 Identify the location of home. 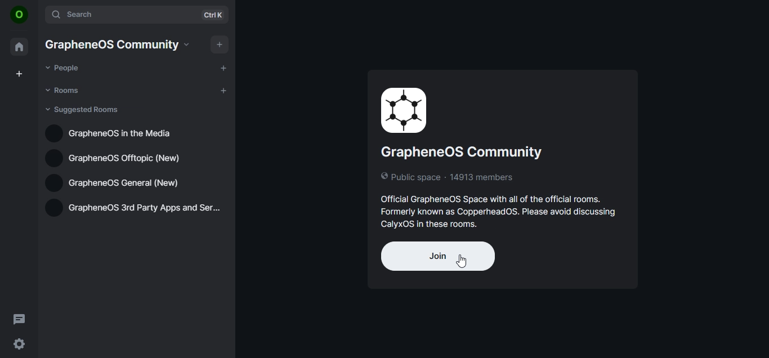
(20, 47).